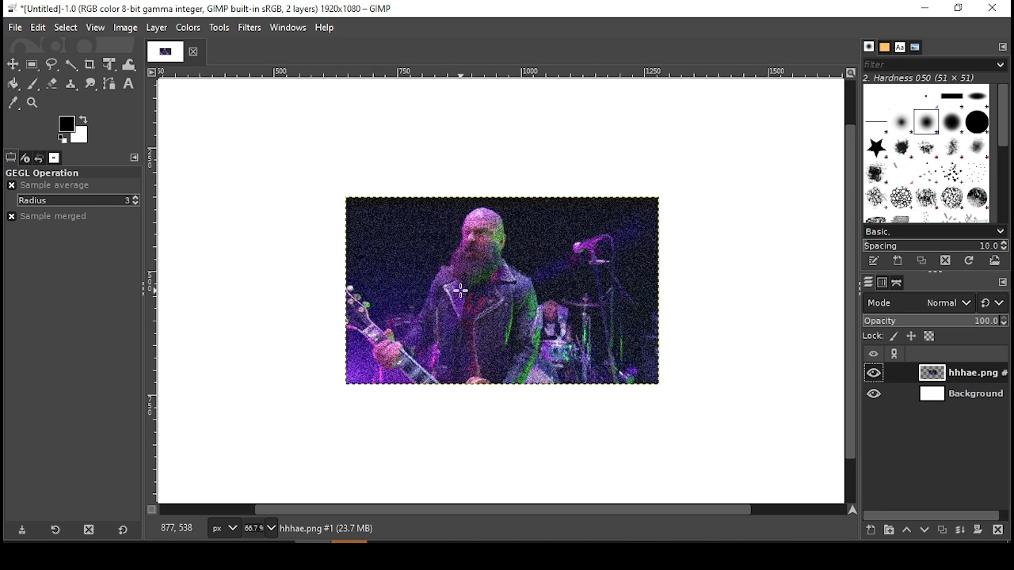  What do you see at coordinates (995, 262) in the screenshot?
I see `open brush as image` at bounding box center [995, 262].